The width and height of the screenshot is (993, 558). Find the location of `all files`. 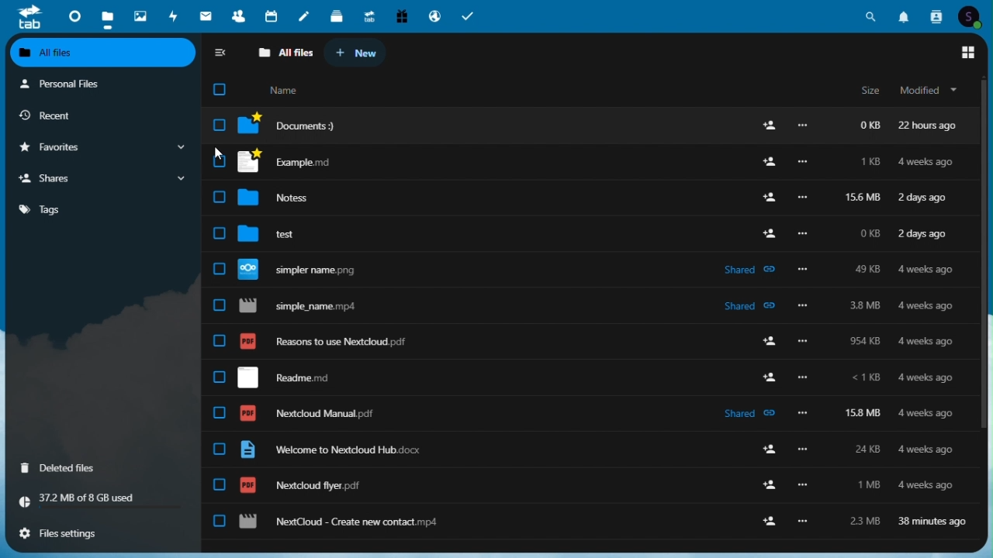

all files is located at coordinates (285, 53).